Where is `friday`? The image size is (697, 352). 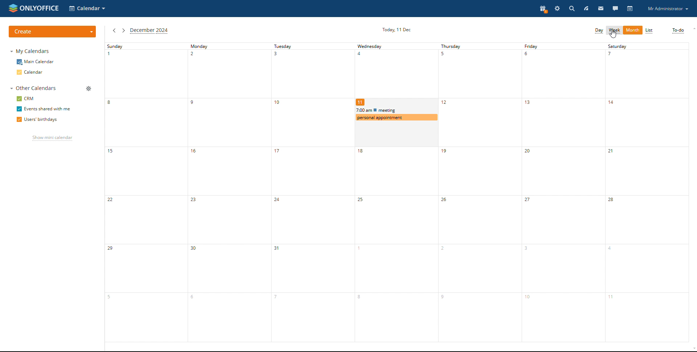 friday is located at coordinates (563, 192).